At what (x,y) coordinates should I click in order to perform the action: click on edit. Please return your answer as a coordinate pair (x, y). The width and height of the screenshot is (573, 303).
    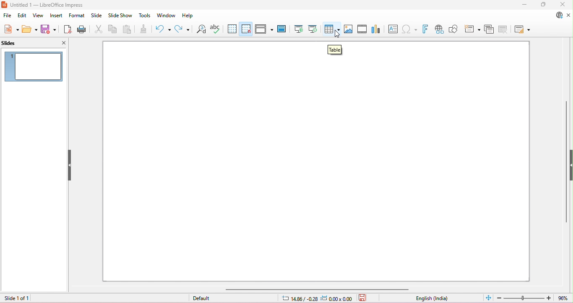
    Looking at the image, I should click on (23, 16).